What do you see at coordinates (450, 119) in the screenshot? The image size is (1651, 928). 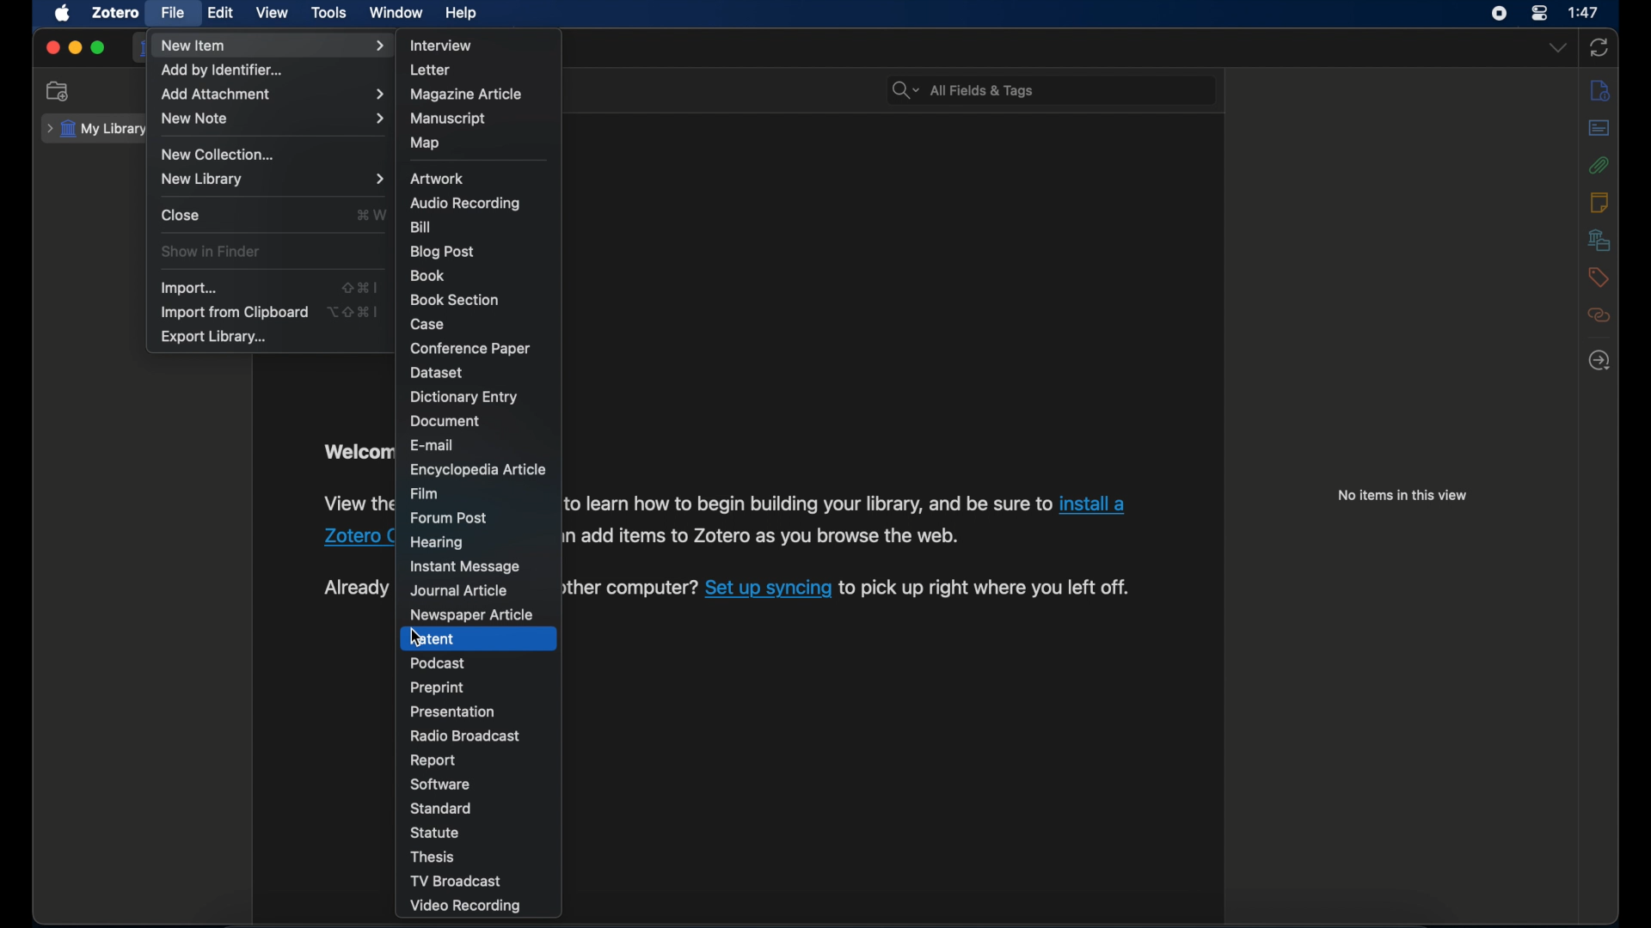 I see `manuscript` at bounding box center [450, 119].